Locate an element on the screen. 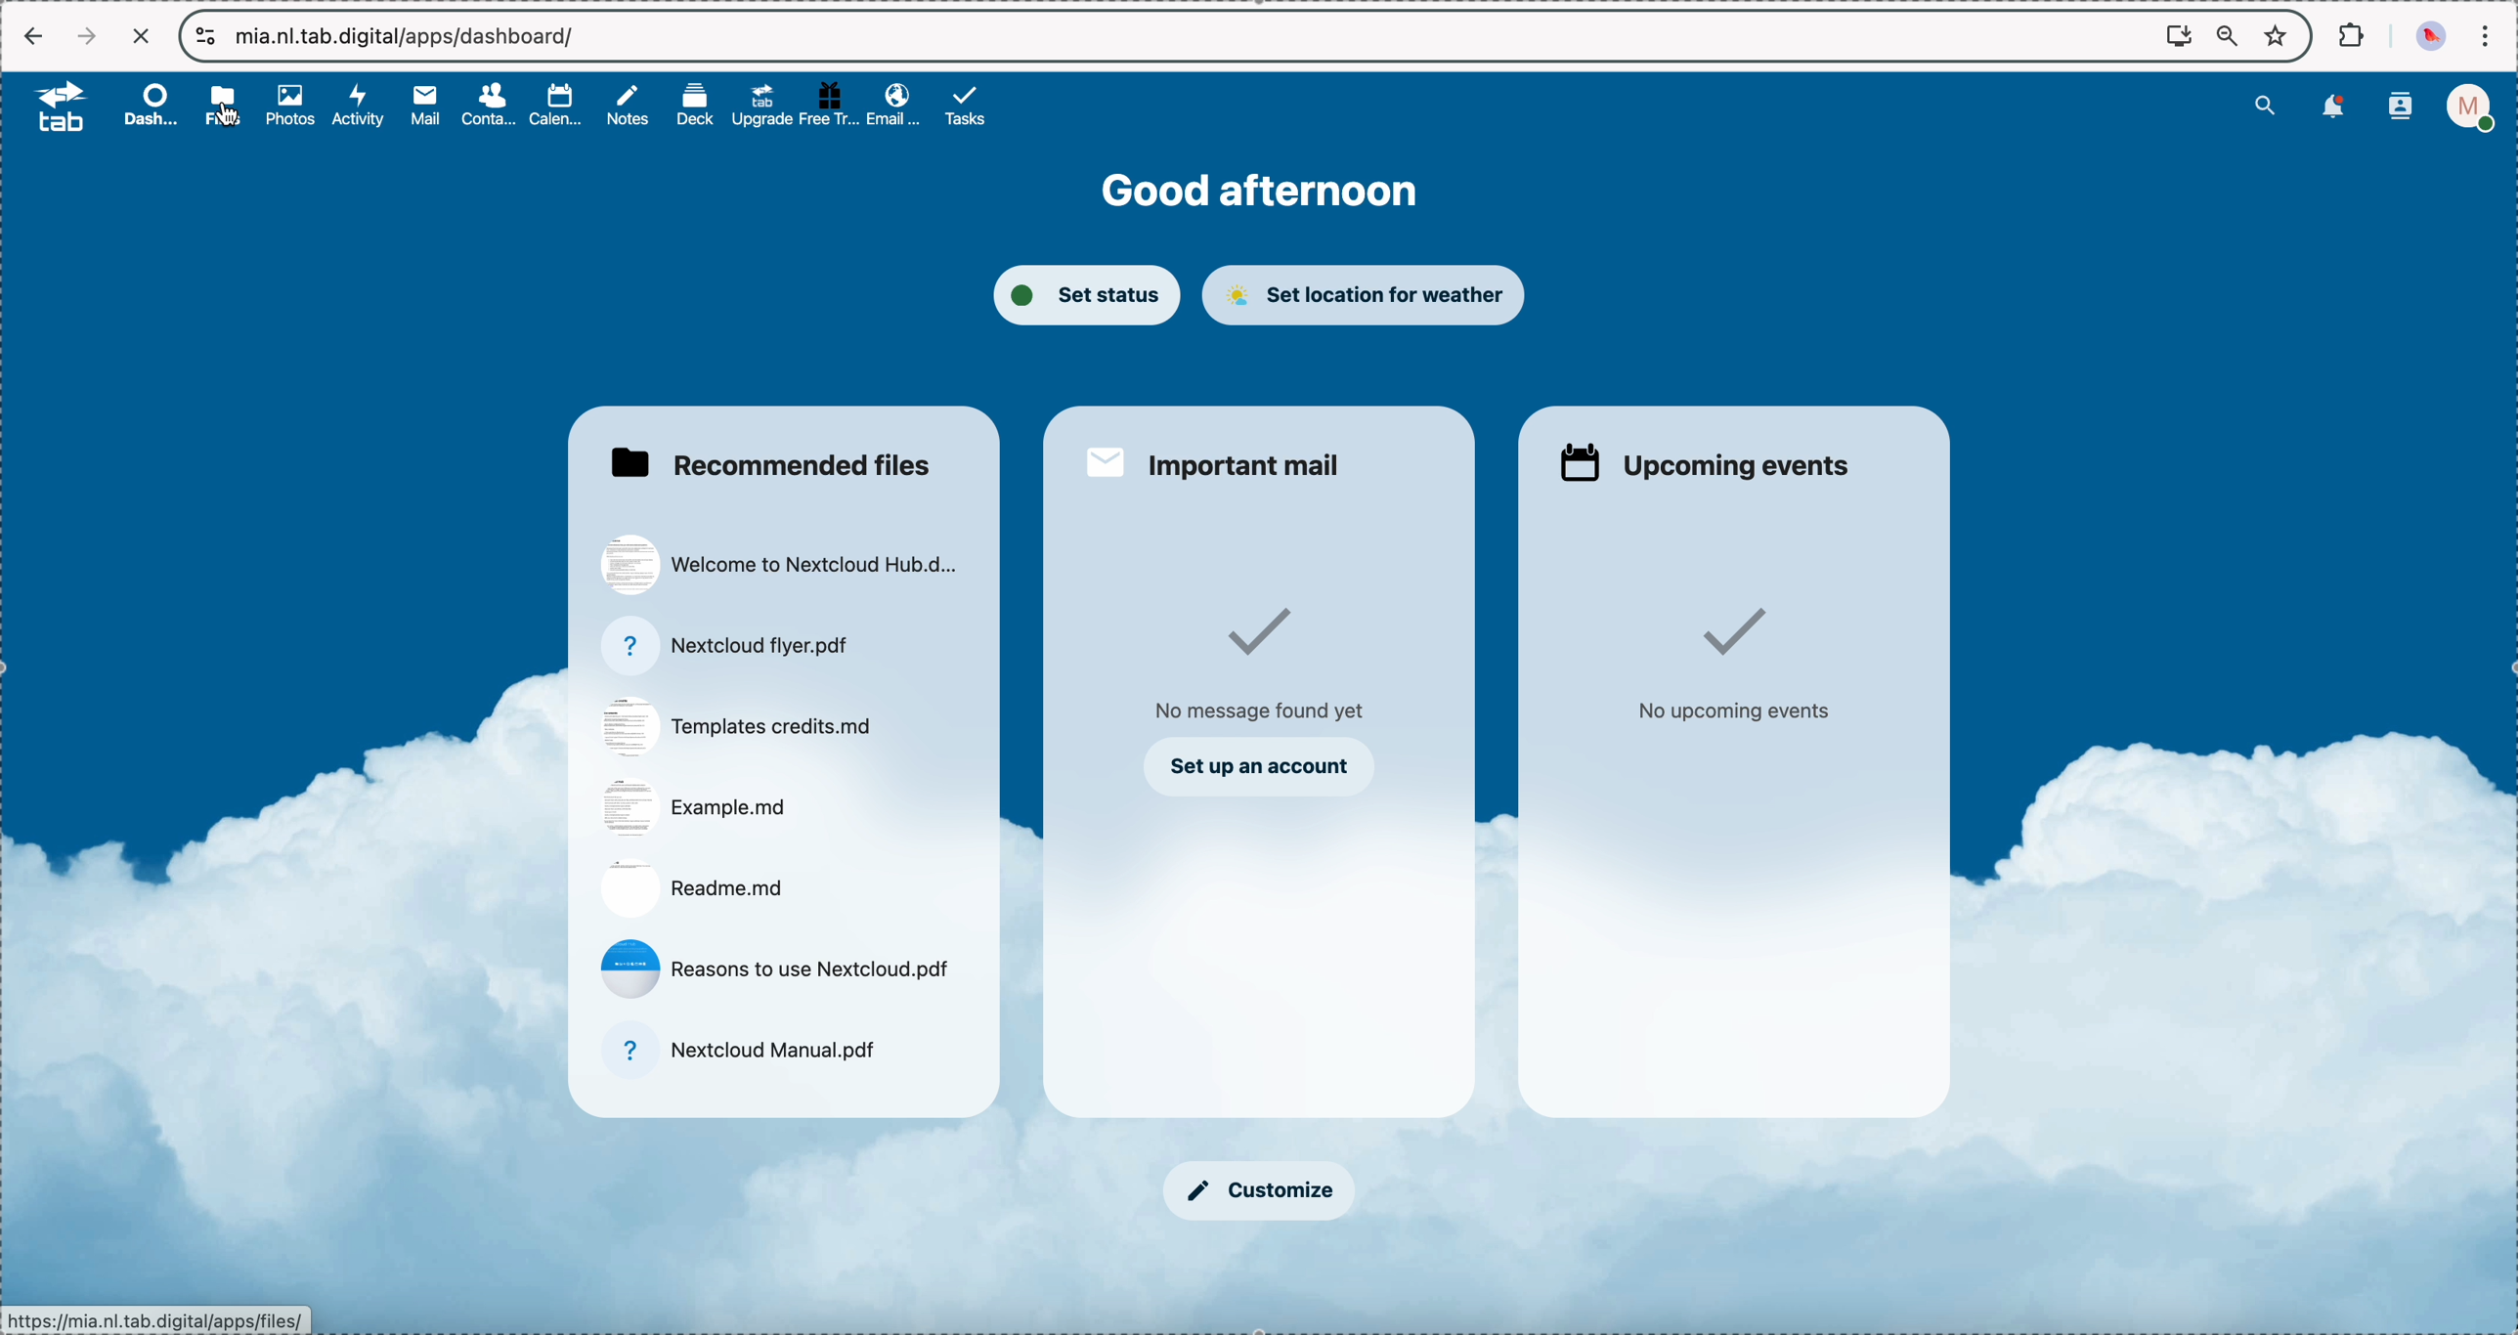 The image size is (2518, 1335). navigate foward is located at coordinates (86, 36).